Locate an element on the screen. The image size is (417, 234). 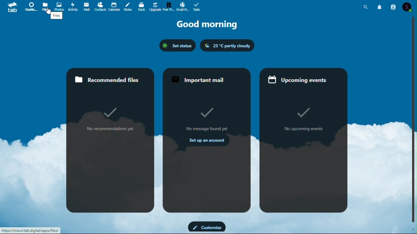
notes is located at coordinates (129, 6).